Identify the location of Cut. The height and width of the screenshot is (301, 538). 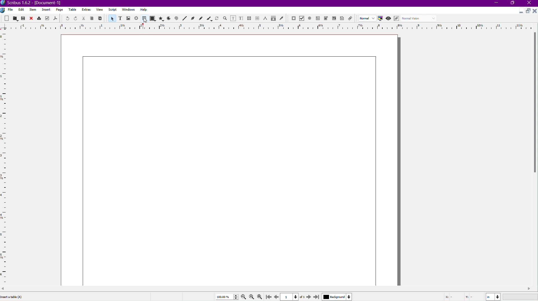
(84, 18).